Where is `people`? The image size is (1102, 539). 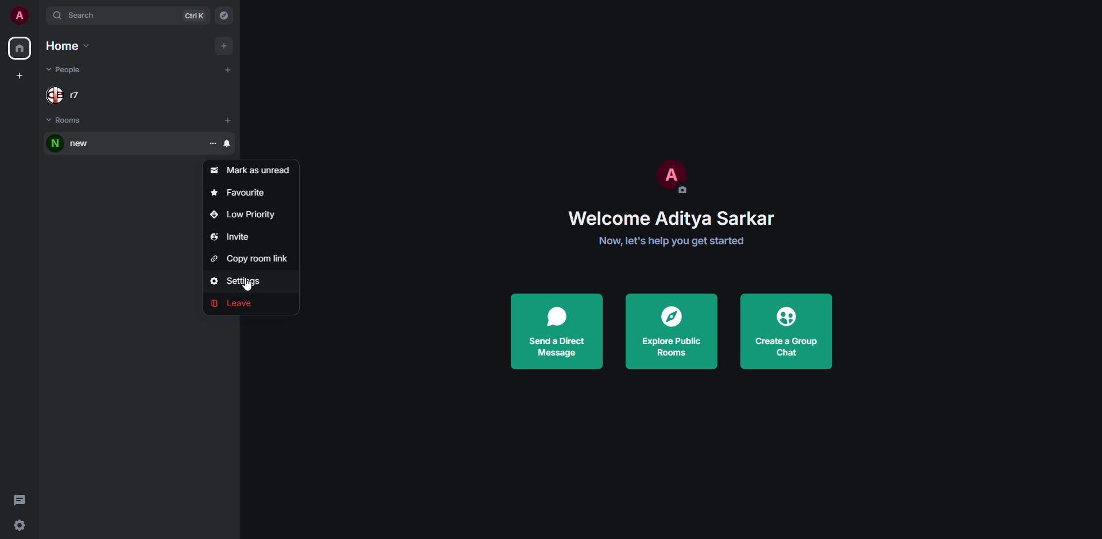 people is located at coordinates (64, 70).